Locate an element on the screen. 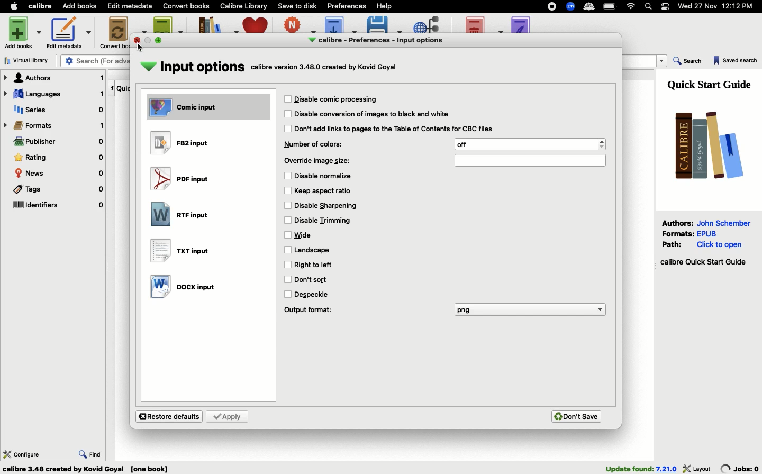  RTF is located at coordinates (183, 213).